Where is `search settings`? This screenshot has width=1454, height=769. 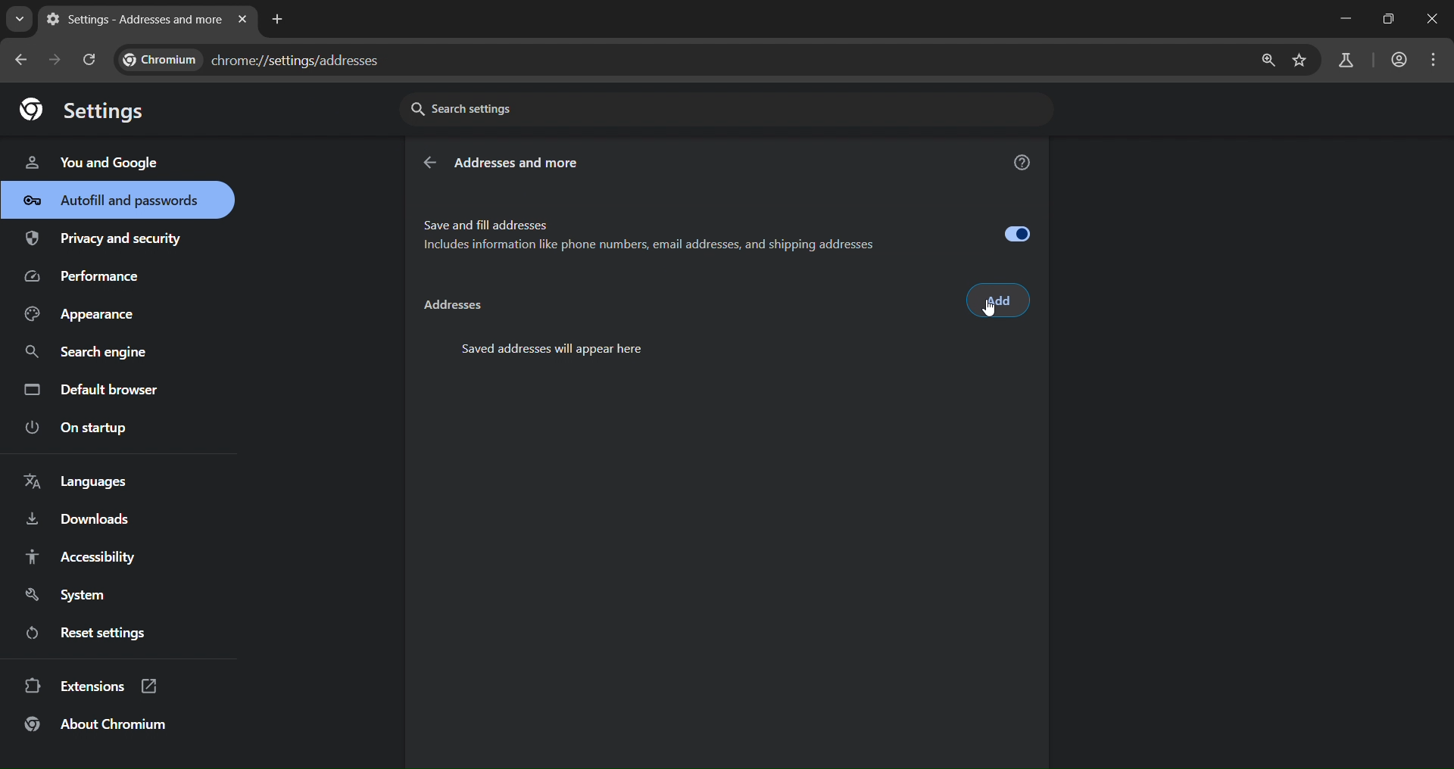
search settings is located at coordinates (541, 107).